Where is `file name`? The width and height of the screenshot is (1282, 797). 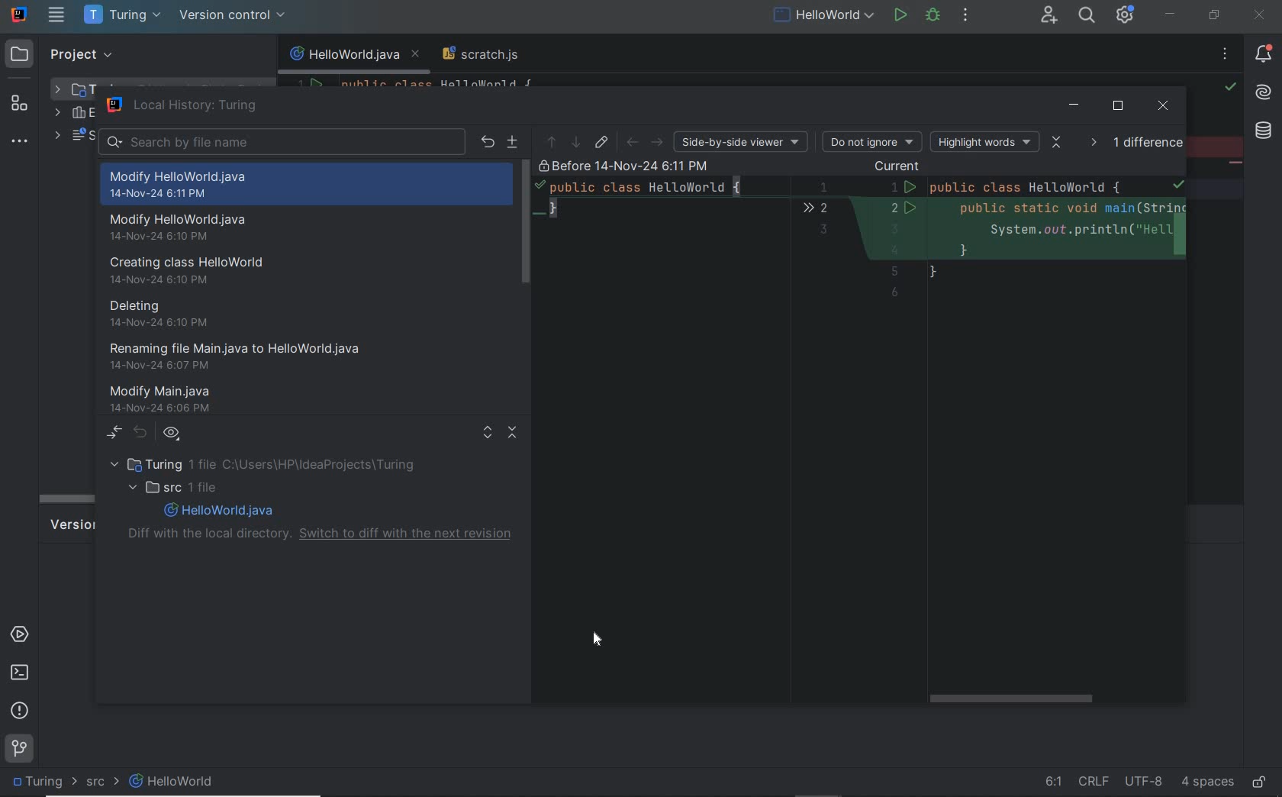 file name is located at coordinates (342, 56).